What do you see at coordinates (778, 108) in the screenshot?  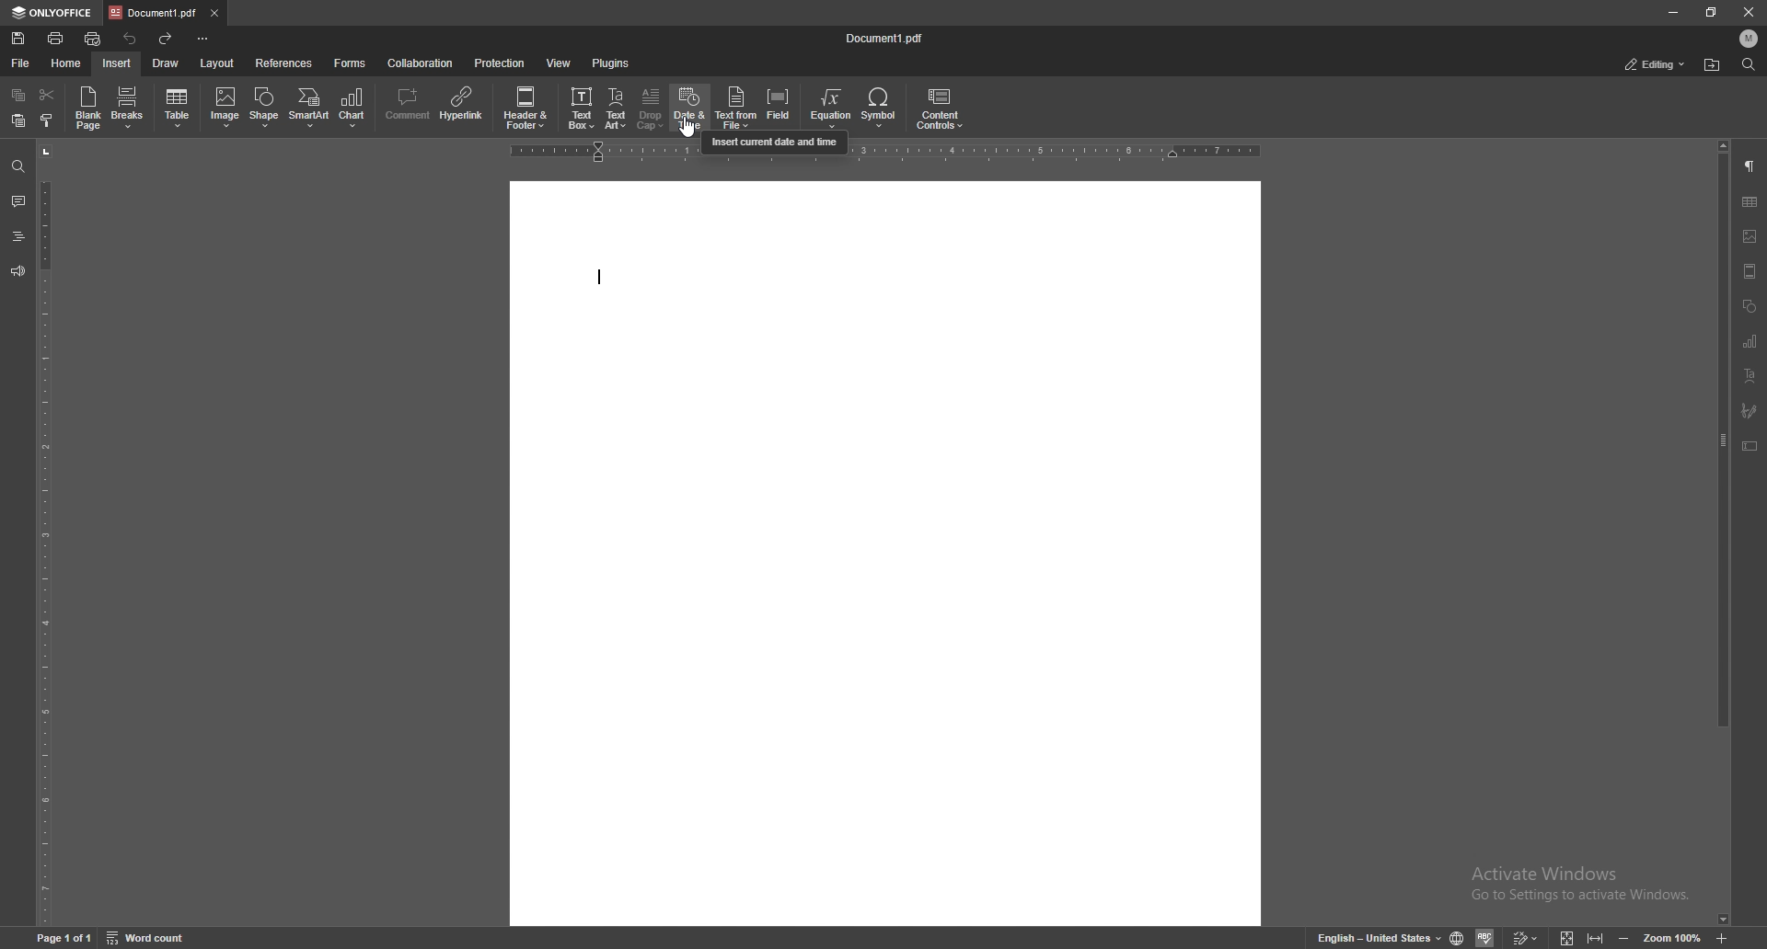 I see `field` at bounding box center [778, 108].